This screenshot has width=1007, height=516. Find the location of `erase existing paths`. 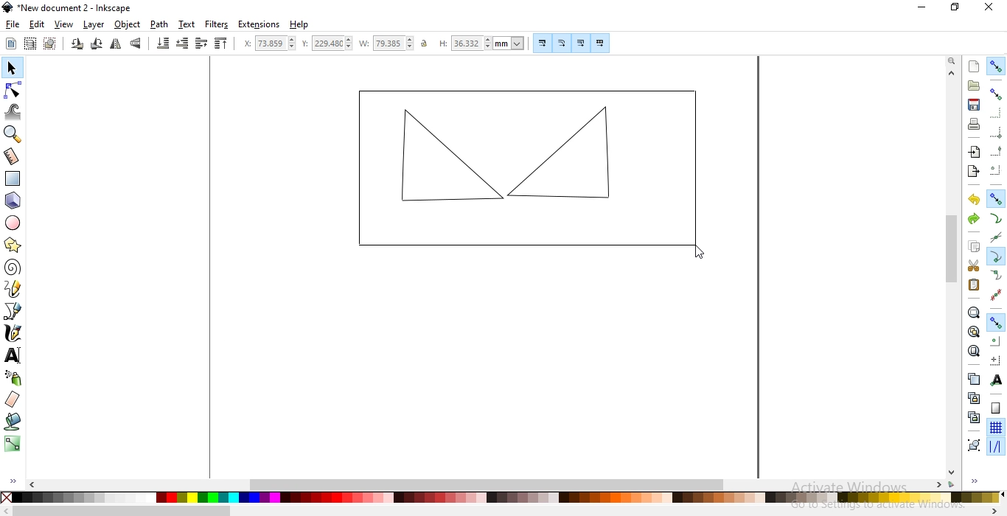

erase existing paths is located at coordinates (13, 400).